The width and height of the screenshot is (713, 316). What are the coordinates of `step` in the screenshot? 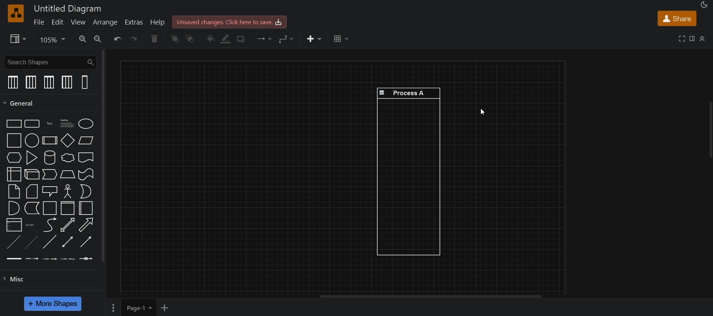 It's located at (50, 174).